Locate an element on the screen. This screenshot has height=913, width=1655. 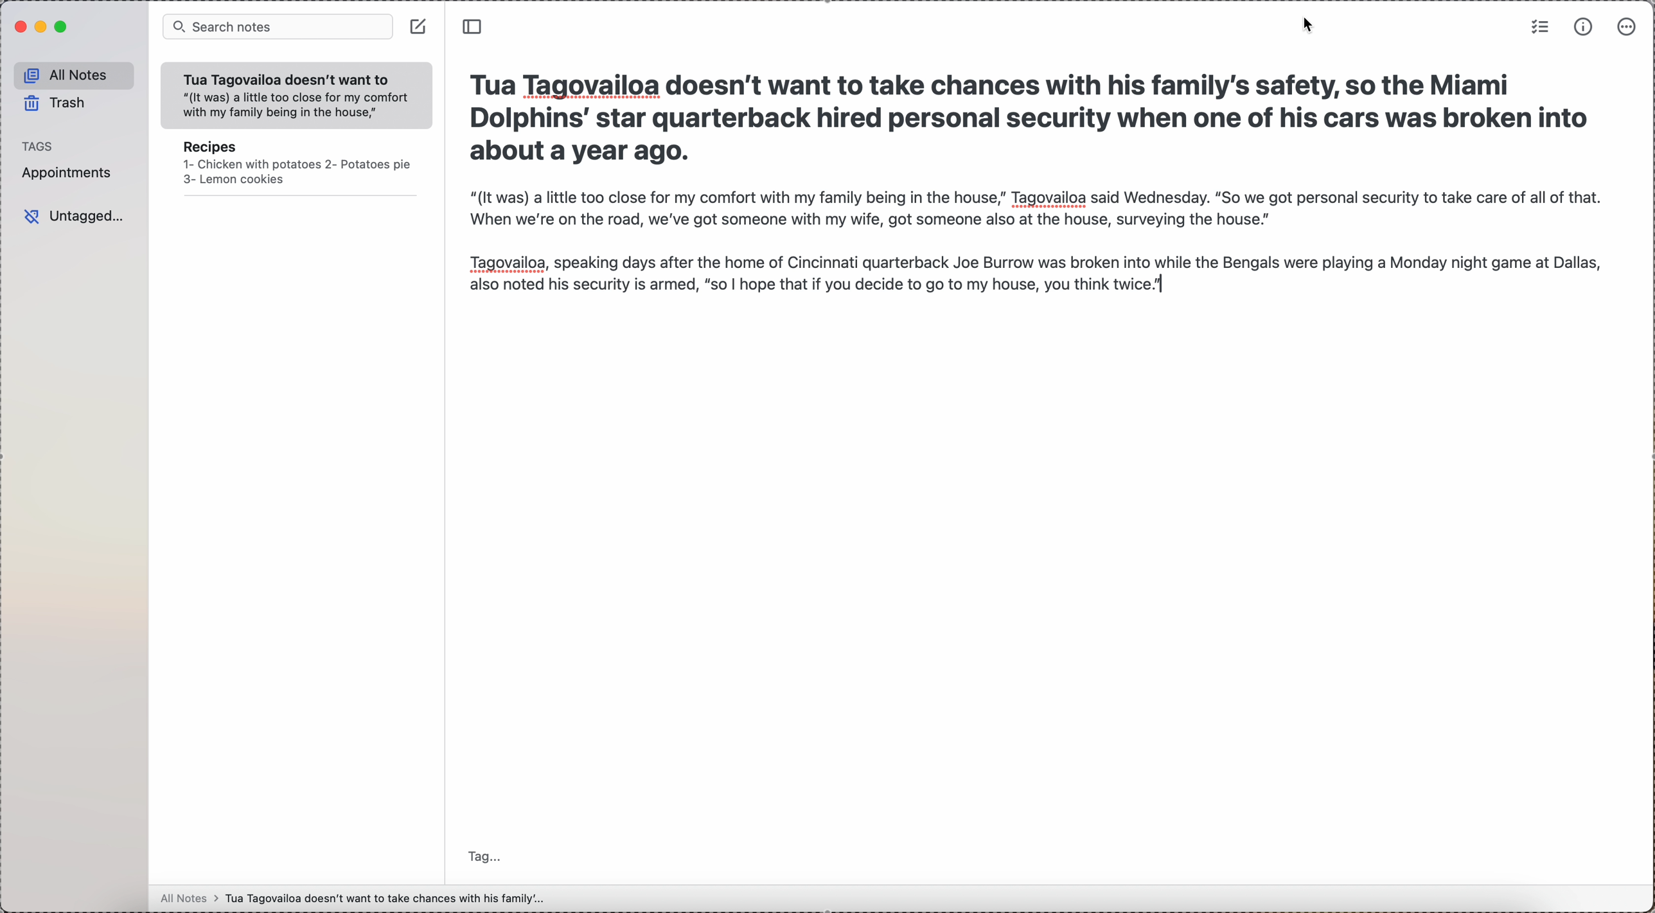
more options is located at coordinates (1627, 28).